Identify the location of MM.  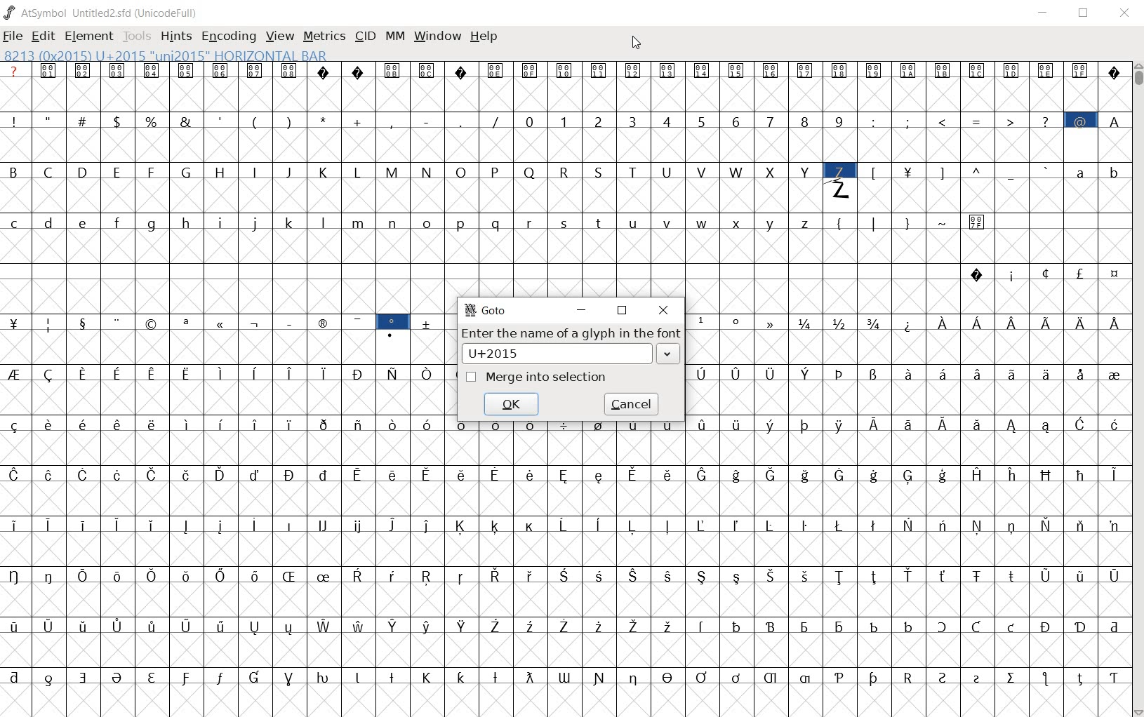
(396, 37).